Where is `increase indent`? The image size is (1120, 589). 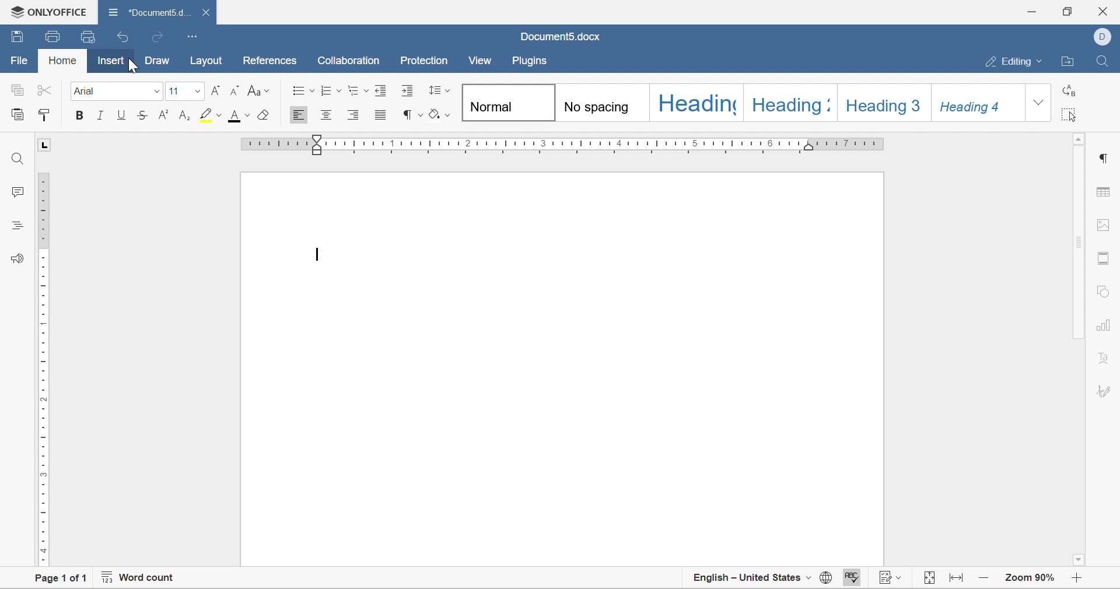
increase indent is located at coordinates (408, 91).